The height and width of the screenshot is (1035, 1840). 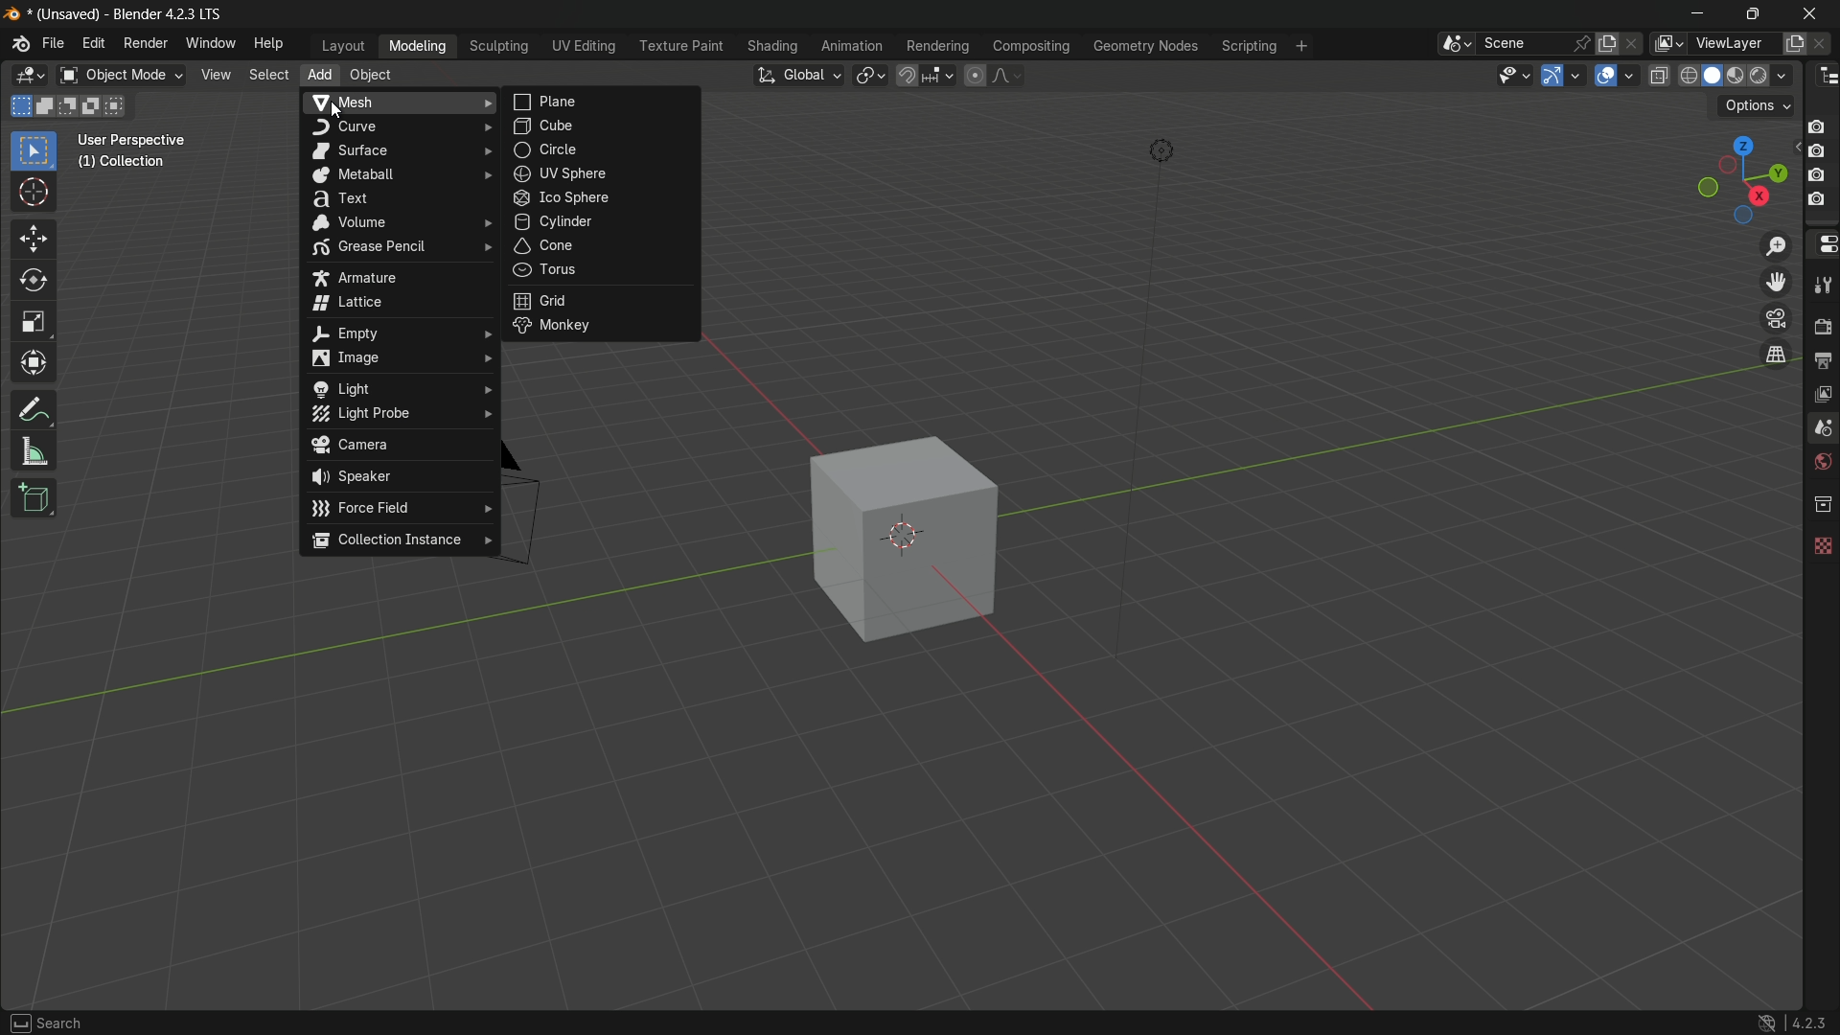 What do you see at coordinates (1756, 105) in the screenshot?
I see `options` at bounding box center [1756, 105].